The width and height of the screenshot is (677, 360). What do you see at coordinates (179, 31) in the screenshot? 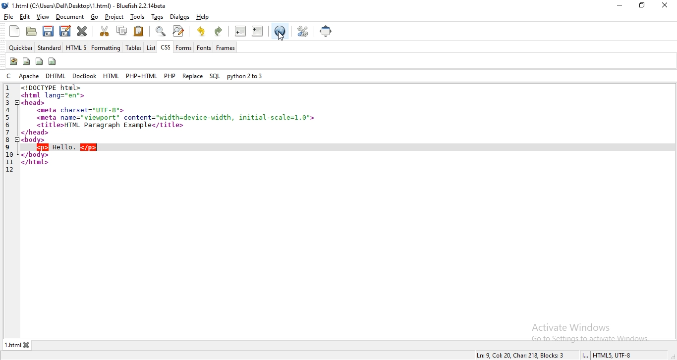
I see `advanced find and replace` at bounding box center [179, 31].